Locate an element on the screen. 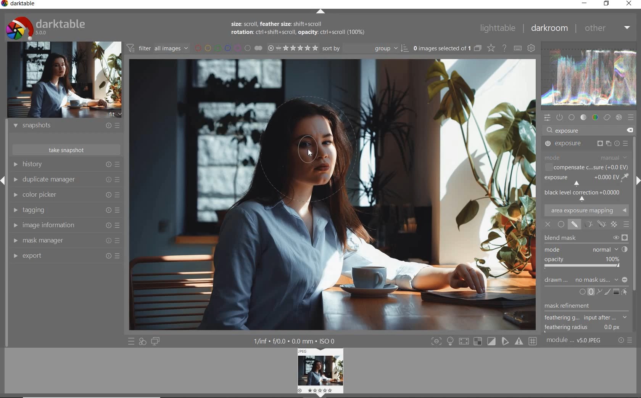 The height and width of the screenshot is (398, 641). display a second darkroom image below is located at coordinates (156, 342).